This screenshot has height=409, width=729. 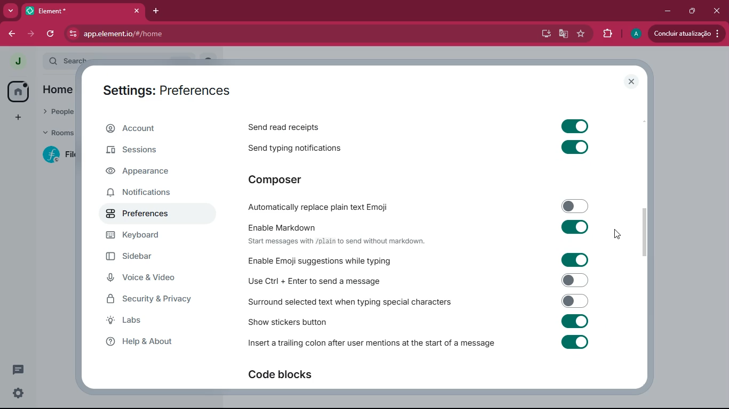 What do you see at coordinates (158, 299) in the screenshot?
I see `security` at bounding box center [158, 299].